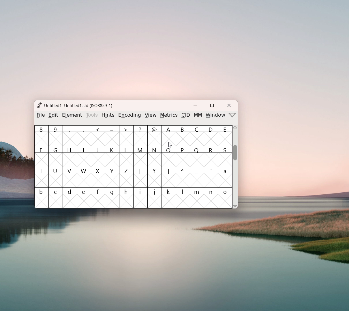  What do you see at coordinates (232, 115) in the screenshot?
I see `more options` at bounding box center [232, 115].